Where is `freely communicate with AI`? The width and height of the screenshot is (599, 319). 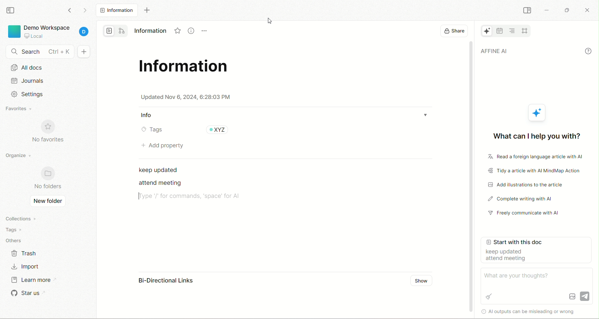 freely communicate with AI is located at coordinates (527, 214).